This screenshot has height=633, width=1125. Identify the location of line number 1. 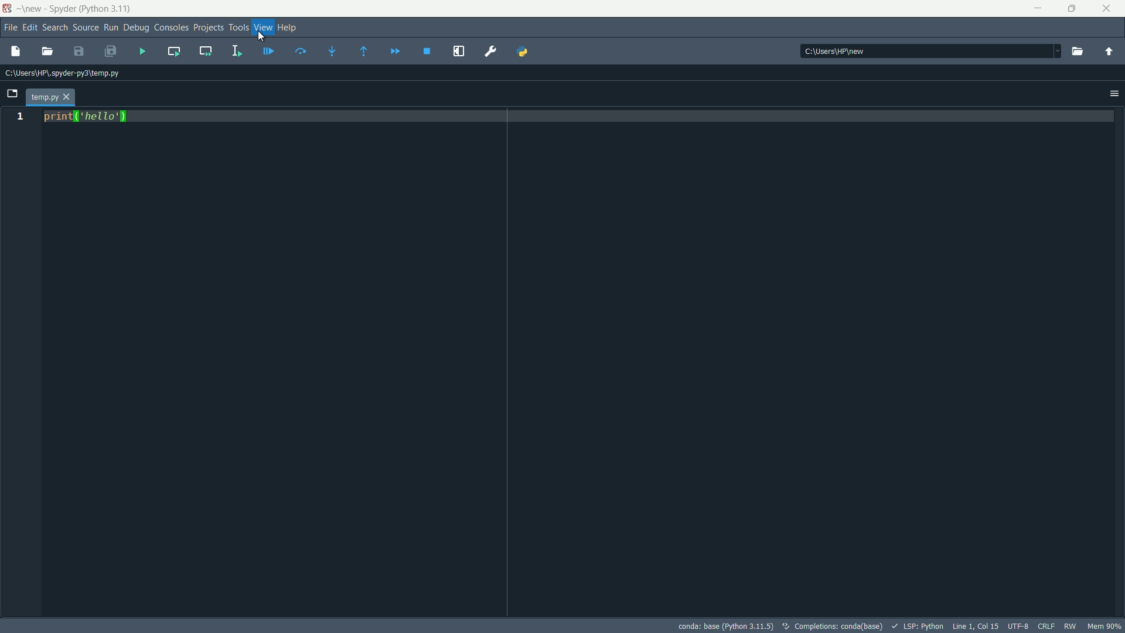
(19, 117).